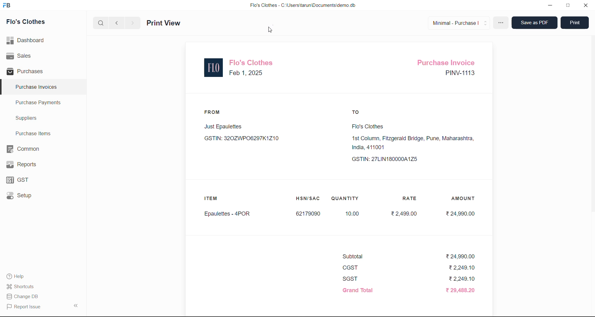 This screenshot has height=317, width=595. I want to click on 62179090, so click(309, 213).